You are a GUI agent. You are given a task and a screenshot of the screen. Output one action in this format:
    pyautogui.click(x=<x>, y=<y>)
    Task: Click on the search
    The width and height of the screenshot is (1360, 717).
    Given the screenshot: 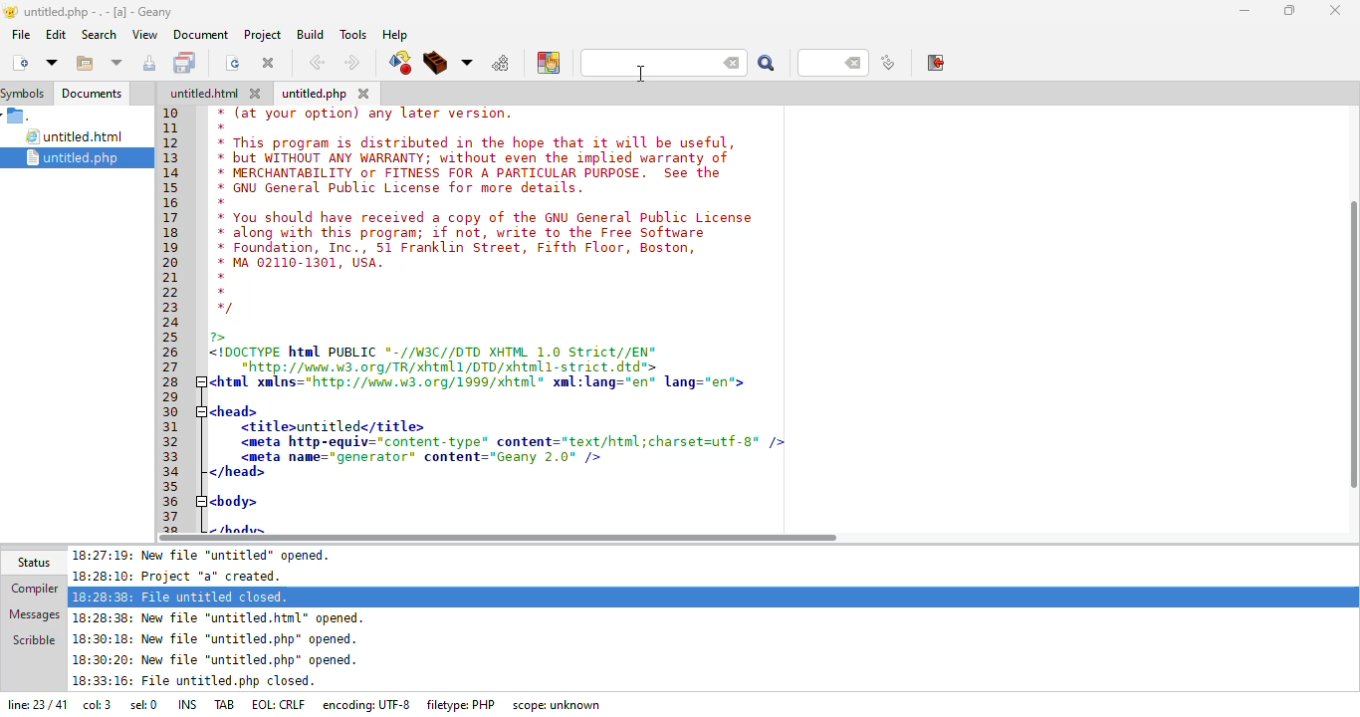 What is the action you would take?
    pyautogui.click(x=99, y=35)
    